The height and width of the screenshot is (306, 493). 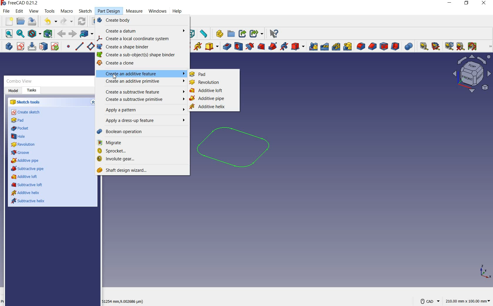 I want to click on undo, so click(x=50, y=21).